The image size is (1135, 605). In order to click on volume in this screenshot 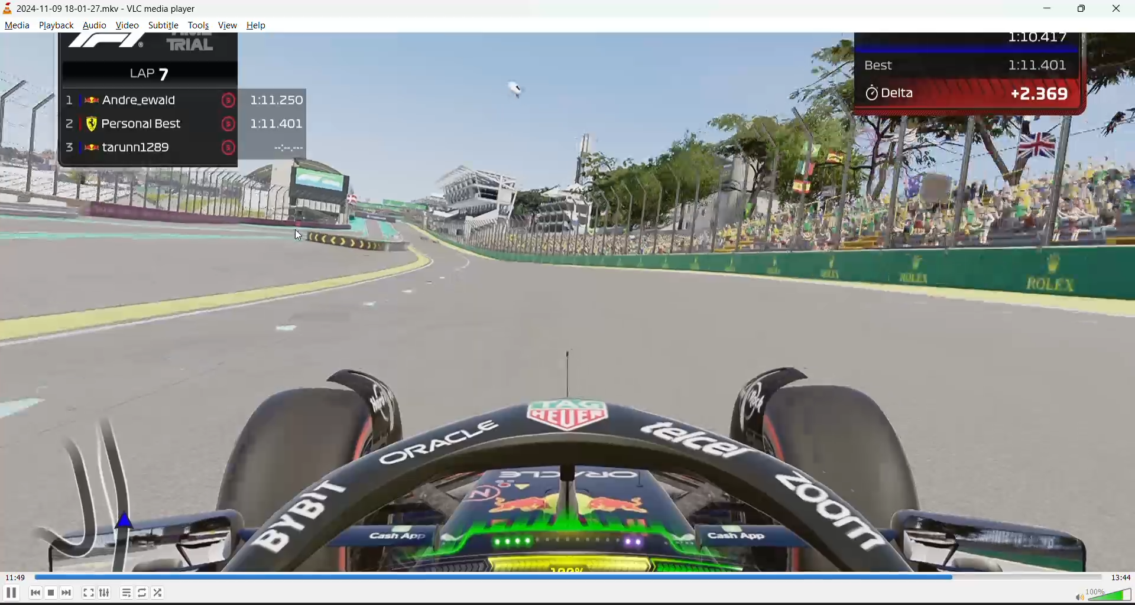, I will do `click(1097, 596)`.